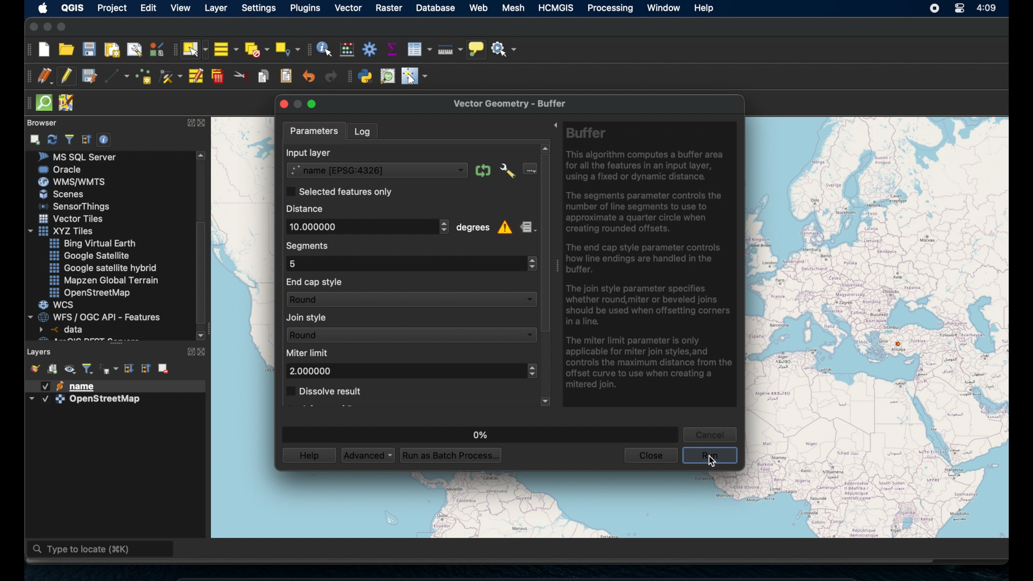  Describe the element at coordinates (63, 329) in the screenshot. I see `data` at that location.